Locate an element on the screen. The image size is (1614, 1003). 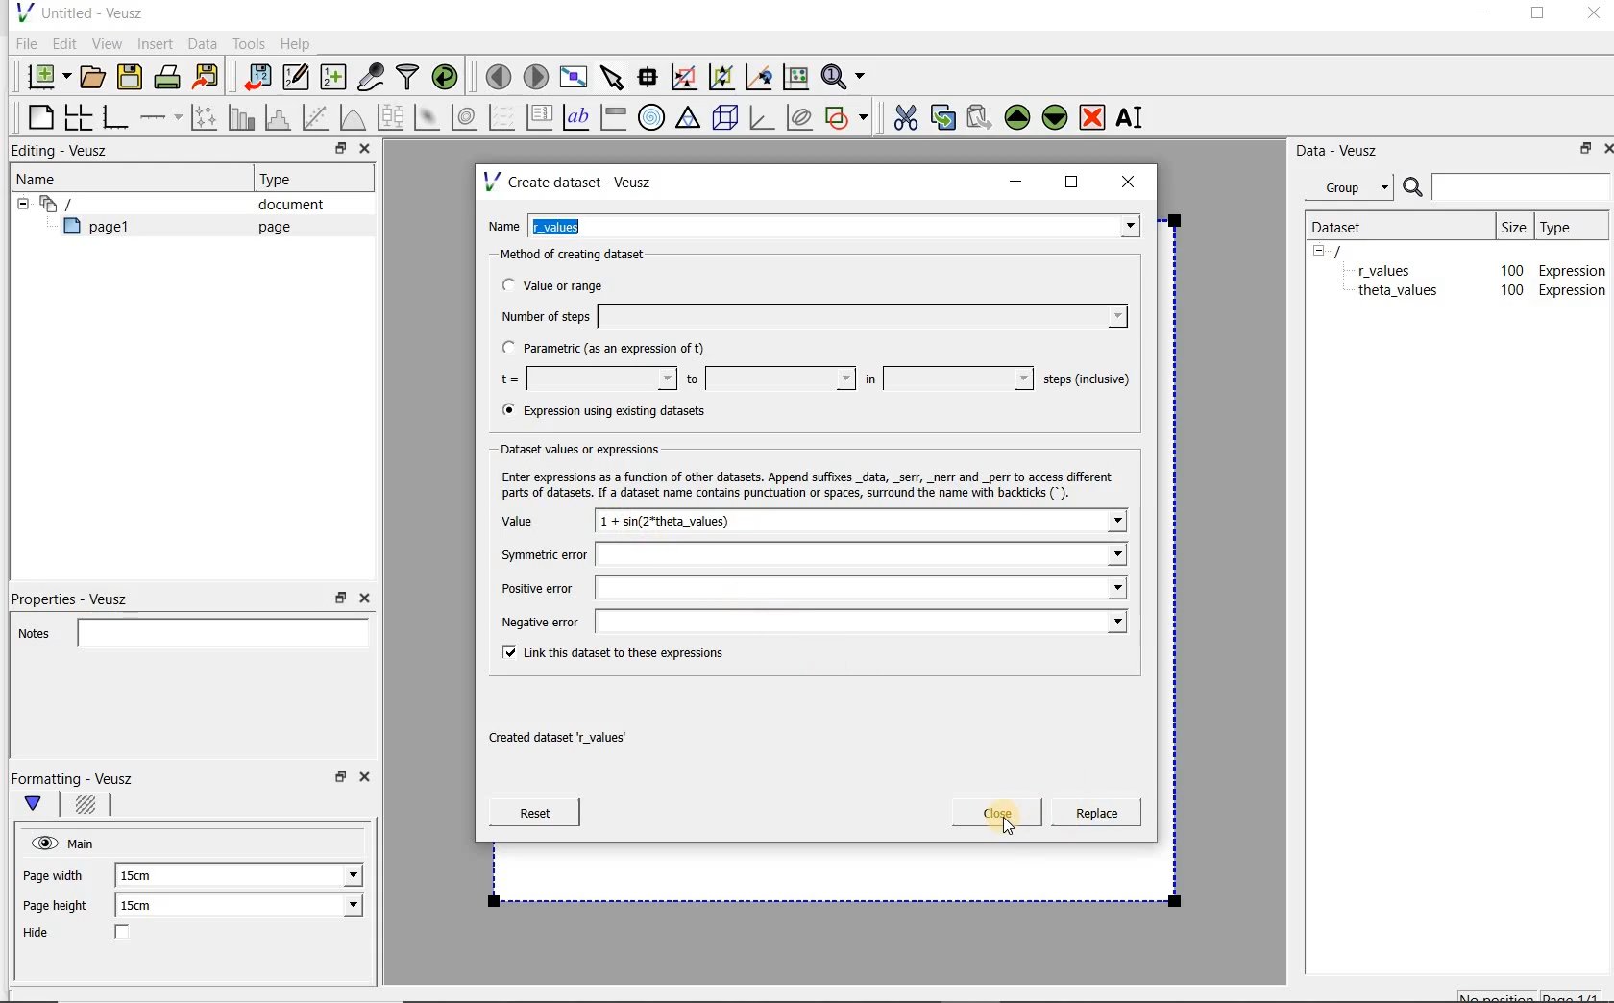
plot box plots is located at coordinates (390, 118).